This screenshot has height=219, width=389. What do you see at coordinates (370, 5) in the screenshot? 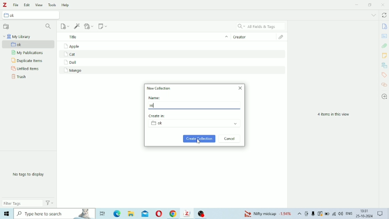
I see `Restore down` at bounding box center [370, 5].